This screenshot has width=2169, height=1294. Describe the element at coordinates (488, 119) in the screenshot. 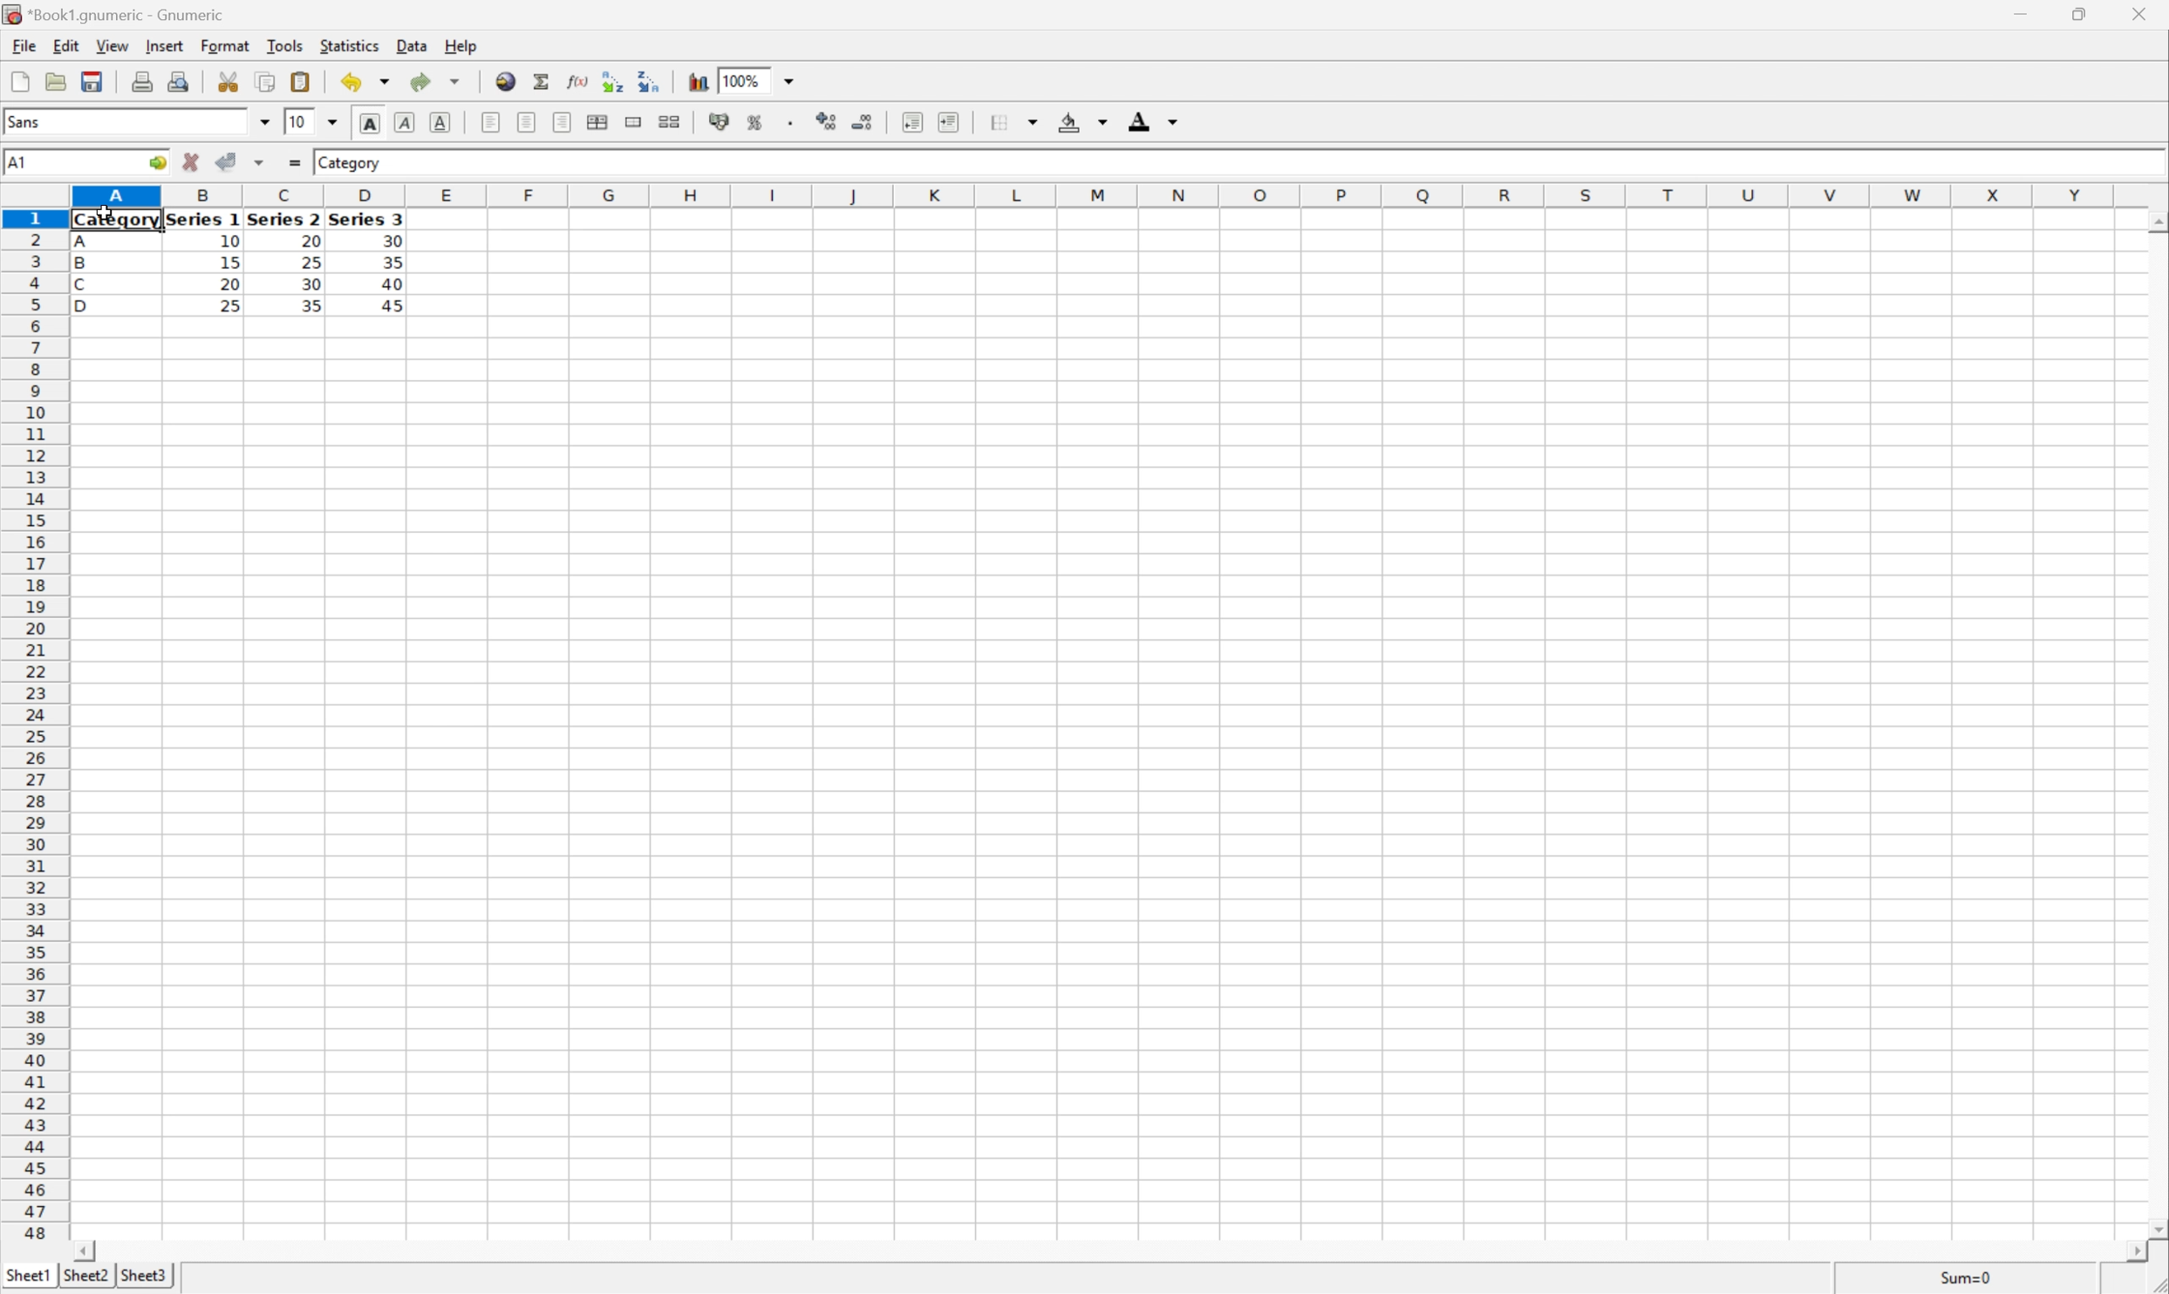

I see `Align Left` at that location.